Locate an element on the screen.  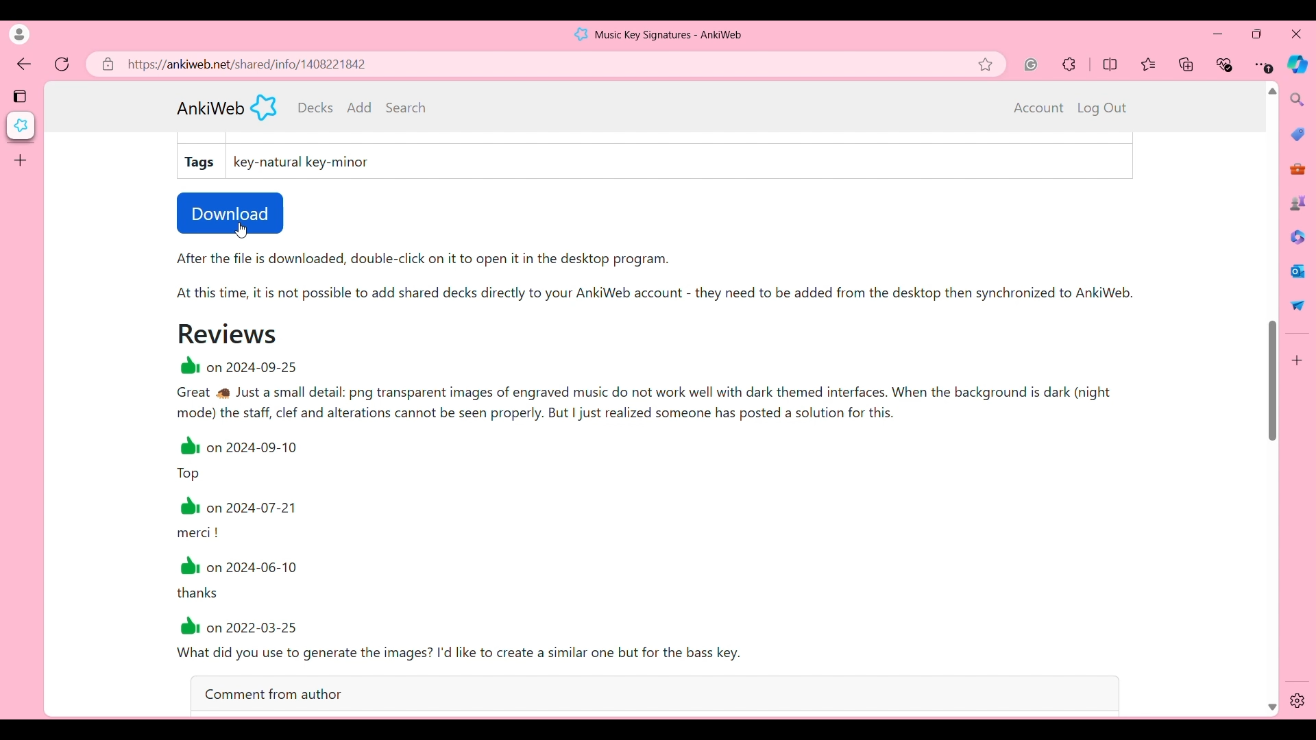
Music Key Signatures - AnkiWeb is located at coordinates (670, 35).